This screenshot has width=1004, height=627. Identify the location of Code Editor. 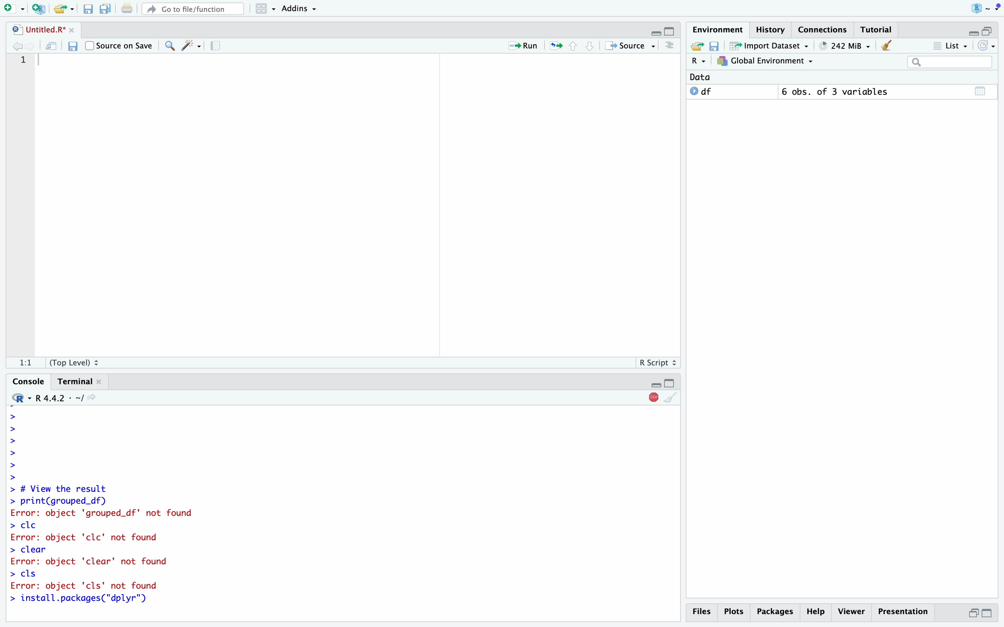
(361, 204).